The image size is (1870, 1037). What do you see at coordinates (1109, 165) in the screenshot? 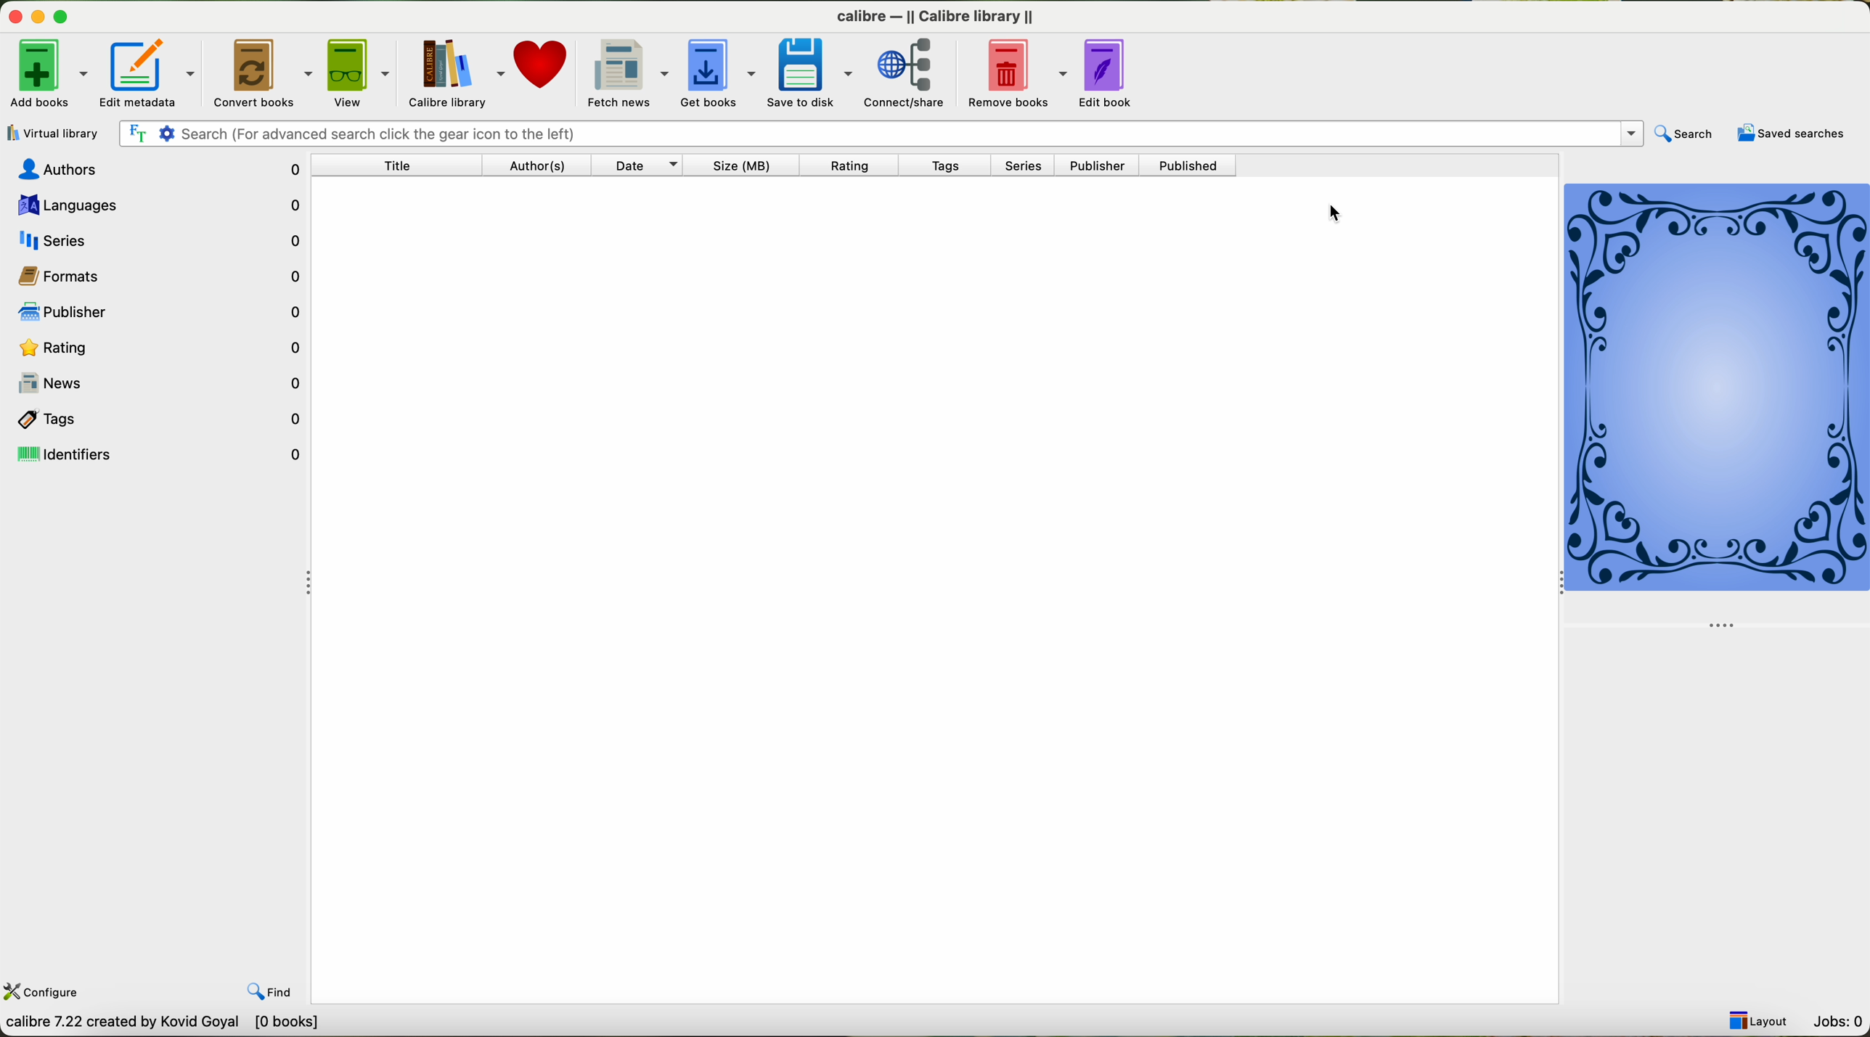
I see `publisher` at bounding box center [1109, 165].